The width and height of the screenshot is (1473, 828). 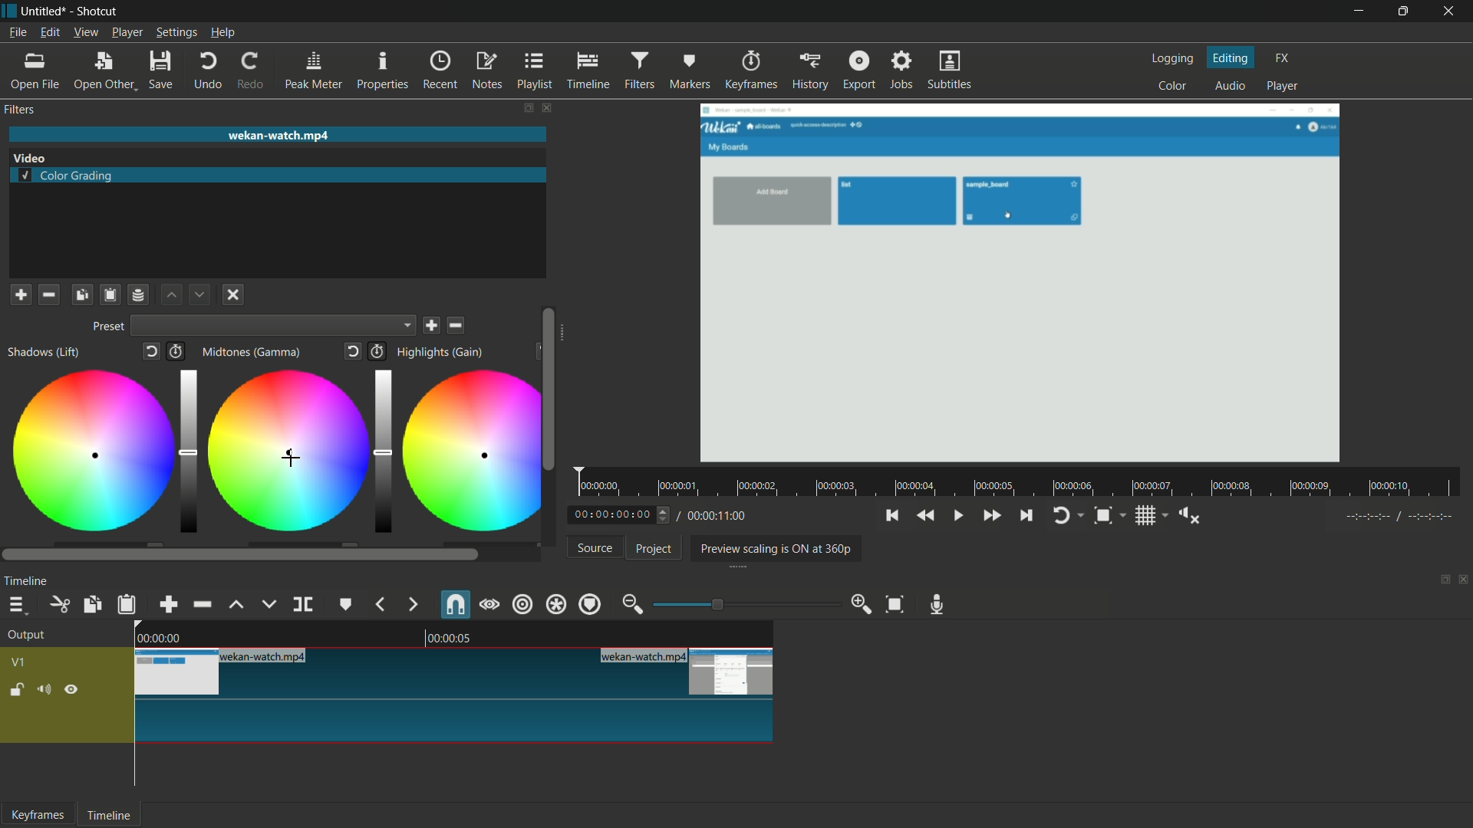 I want to click on open file, so click(x=30, y=71).